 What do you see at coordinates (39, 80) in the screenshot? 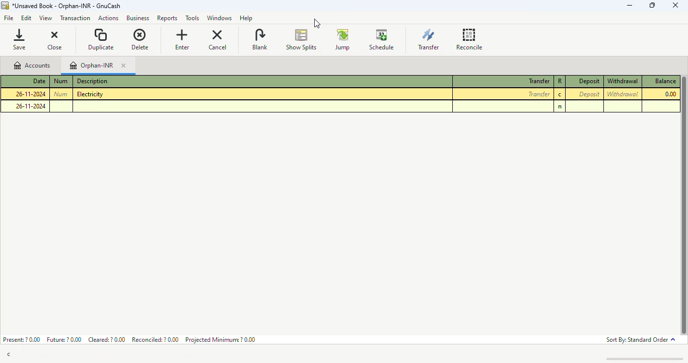
I see `date` at bounding box center [39, 80].